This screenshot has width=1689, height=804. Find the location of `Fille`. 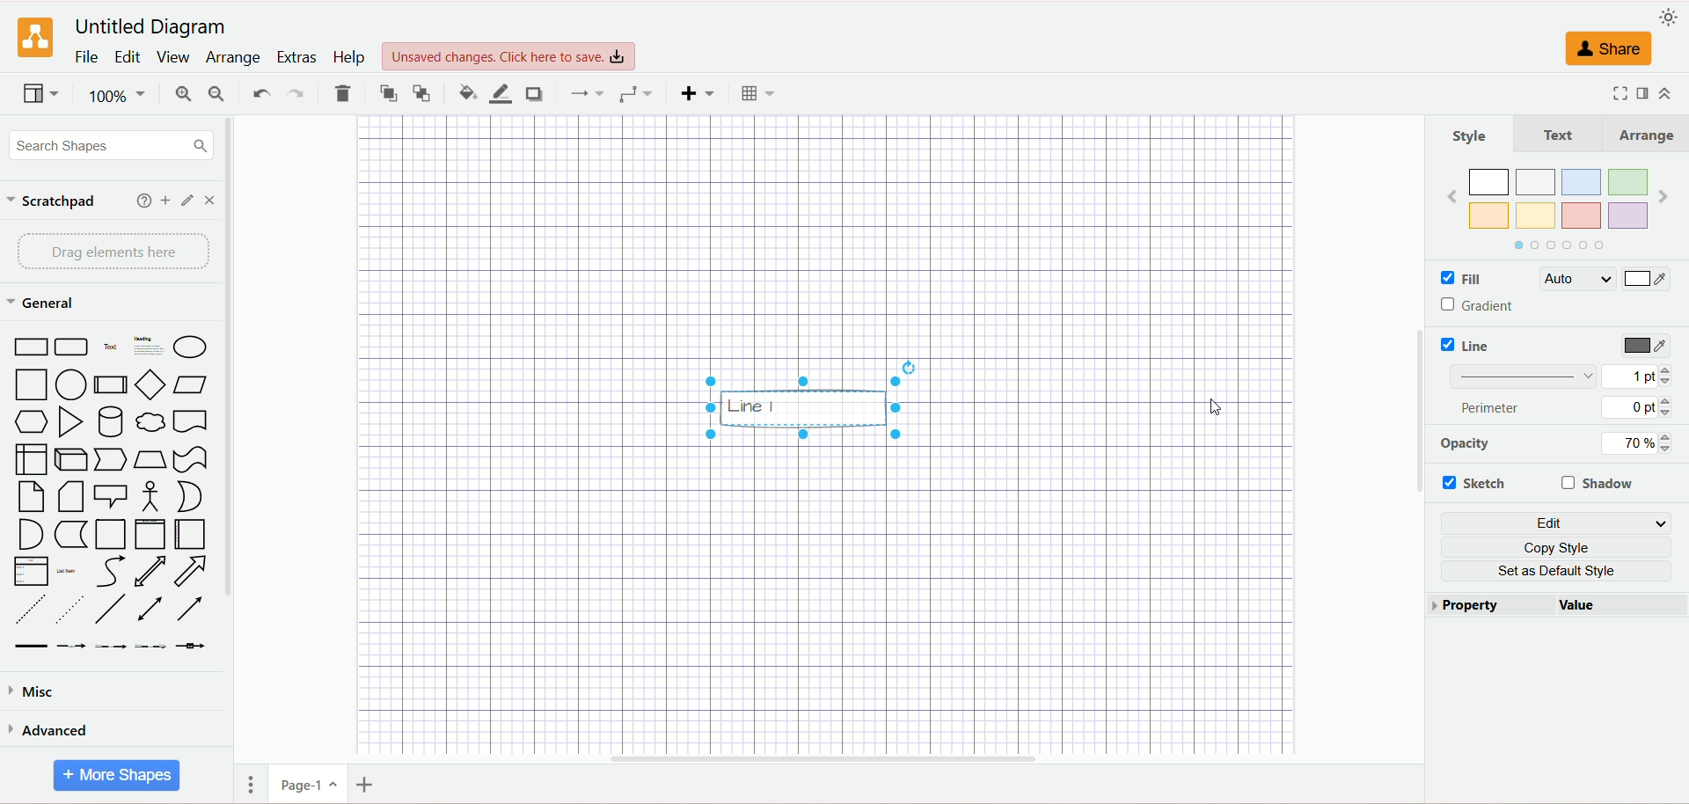

Fille is located at coordinates (1484, 280).